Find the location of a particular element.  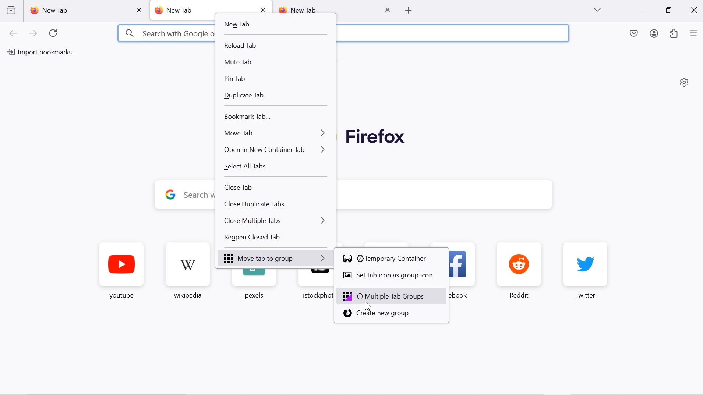

reddit favorite is located at coordinates (517, 273).